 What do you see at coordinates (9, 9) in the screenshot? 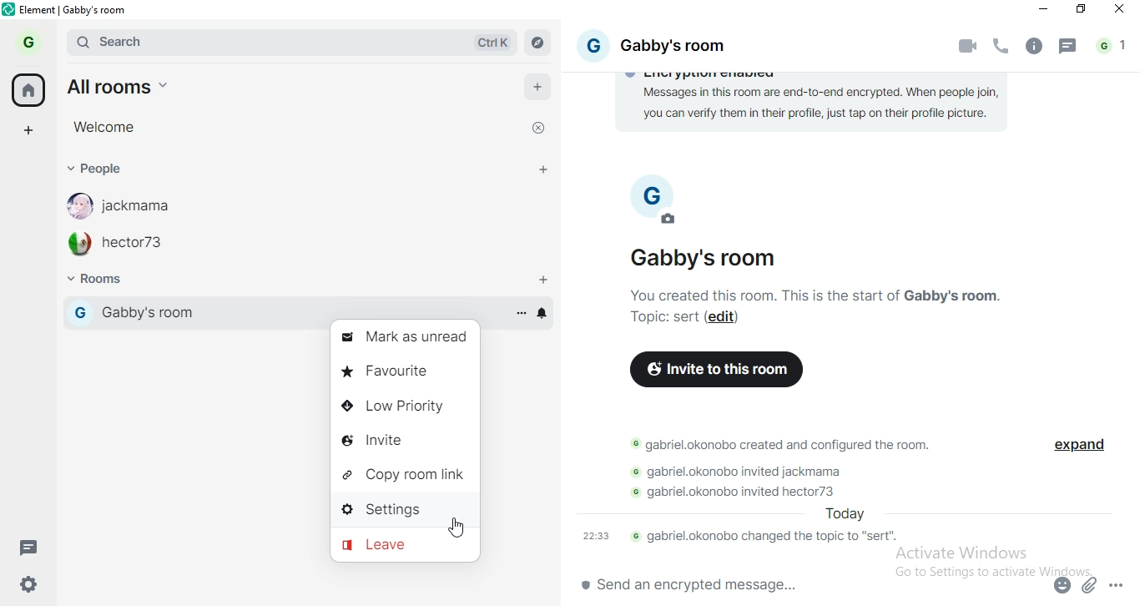
I see `element logo` at bounding box center [9, 9].